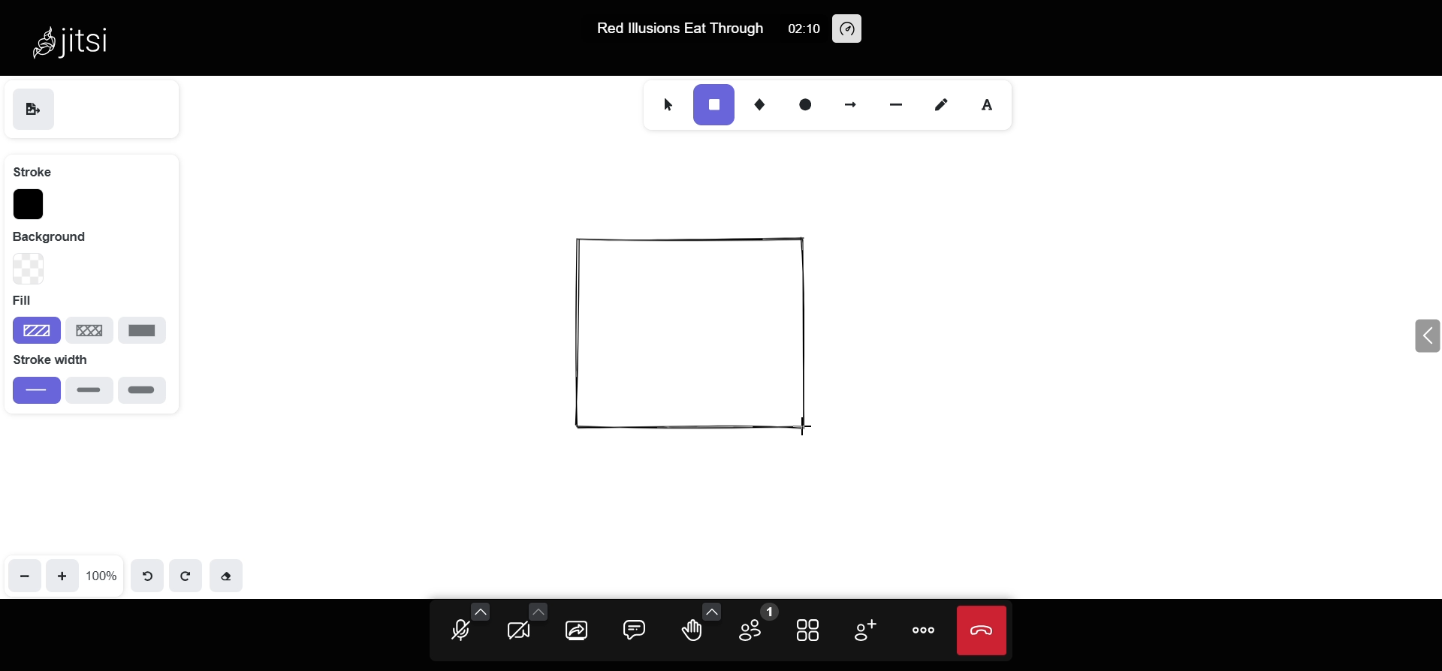  I want to click on text, so click(993, 104).